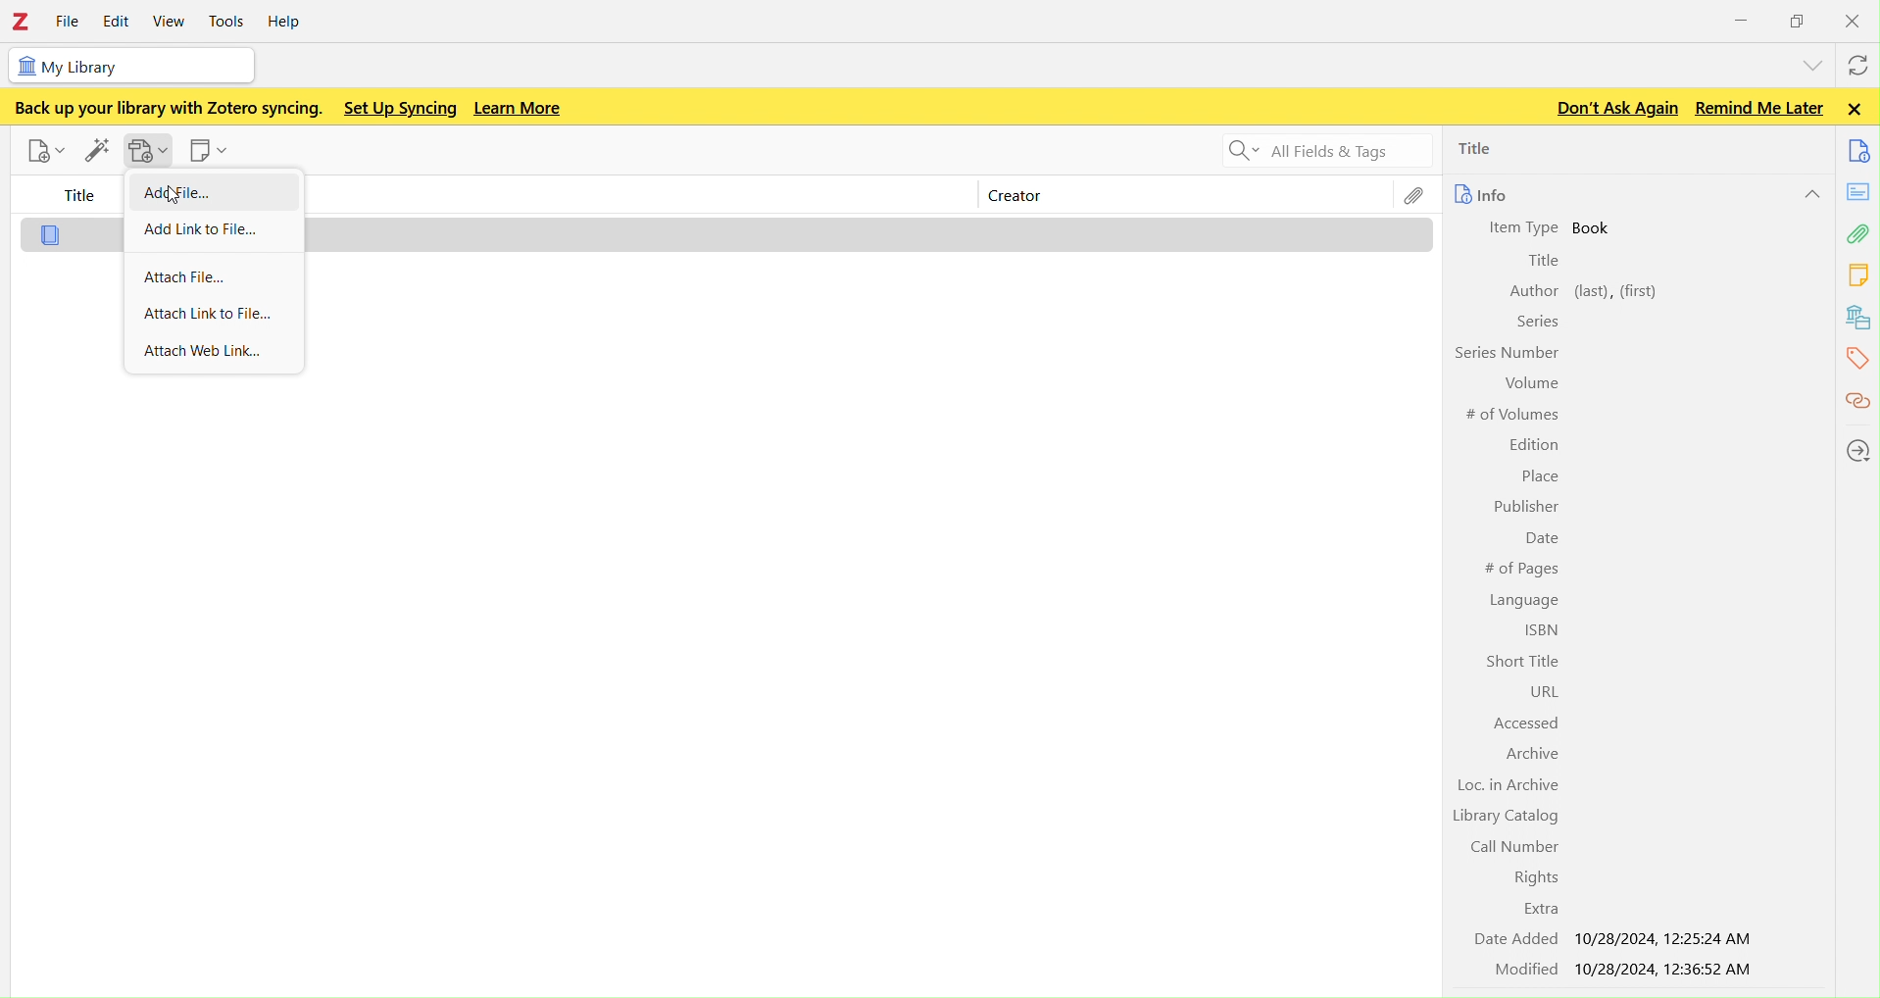 This screenshot has height=998, width=1880. I want to click on notes, so click(1859, 190).